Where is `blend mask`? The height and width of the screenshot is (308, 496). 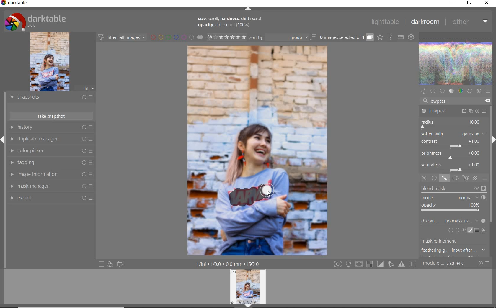 blend mask is located at coordinates (455, 199).